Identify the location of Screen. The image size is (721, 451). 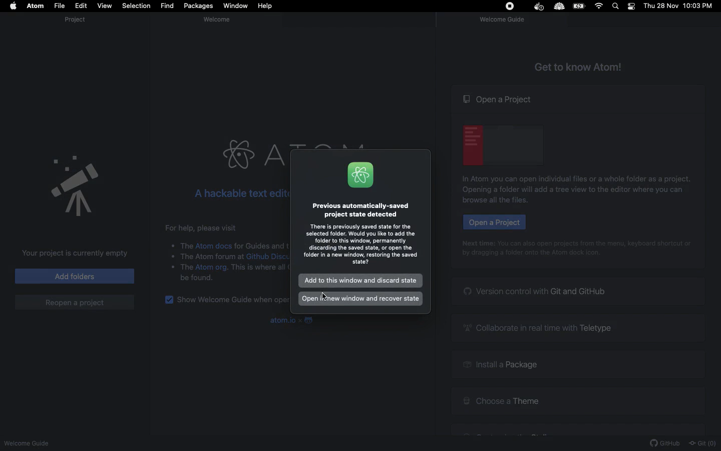
(504, 144).